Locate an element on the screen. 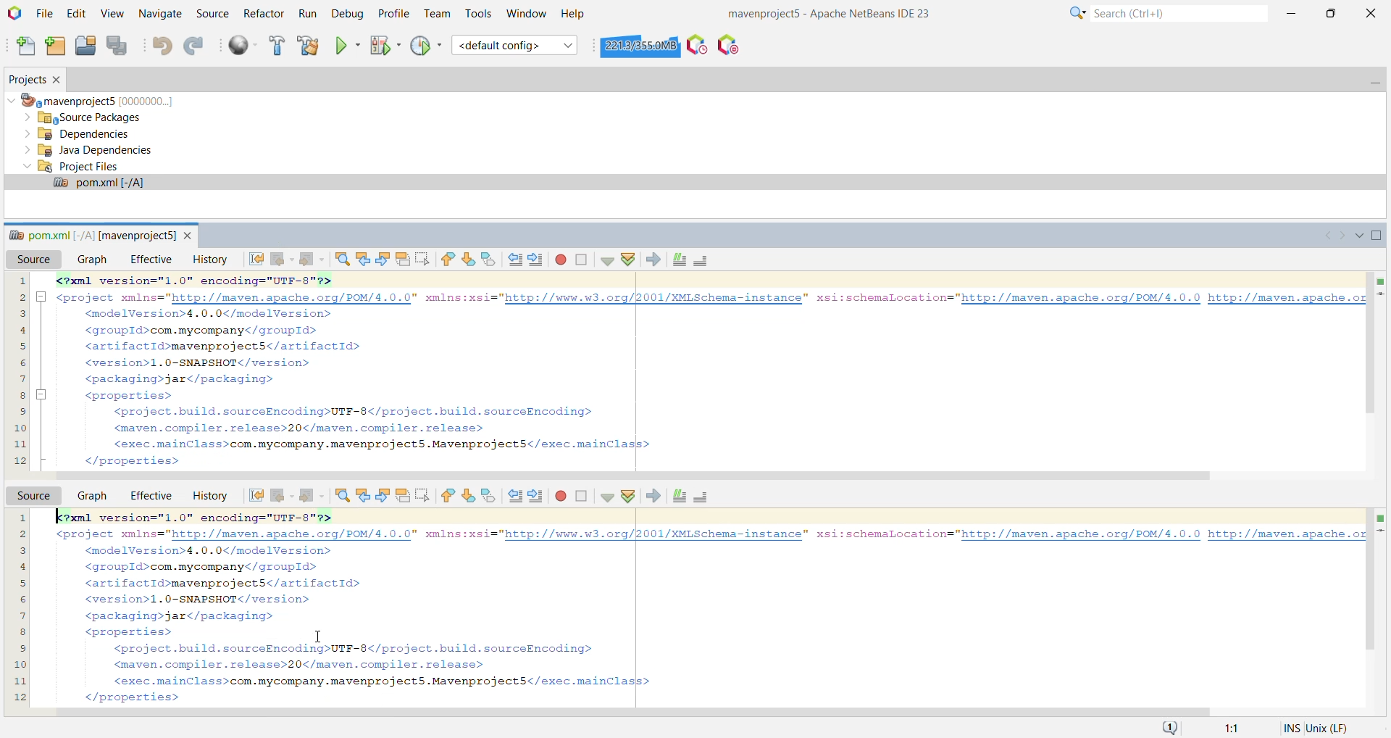 The width and height of the screenshot is (1391, 738). Close is located at coordinates (1371, 12).